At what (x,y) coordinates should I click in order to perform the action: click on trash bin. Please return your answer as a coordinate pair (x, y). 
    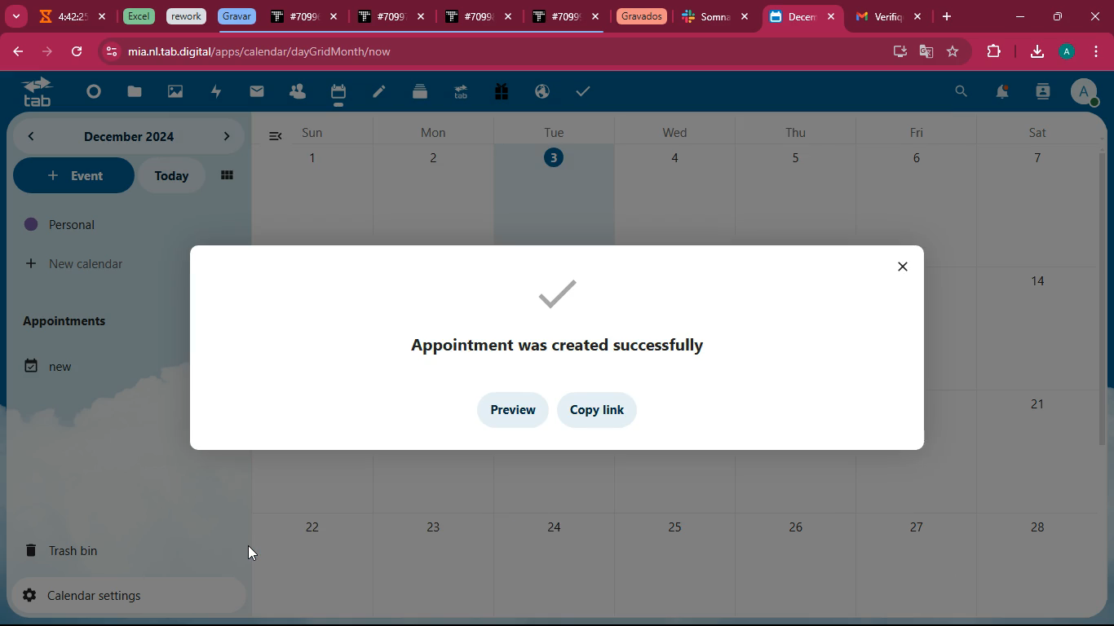
    Looking at the image, I should click on (78, 549).